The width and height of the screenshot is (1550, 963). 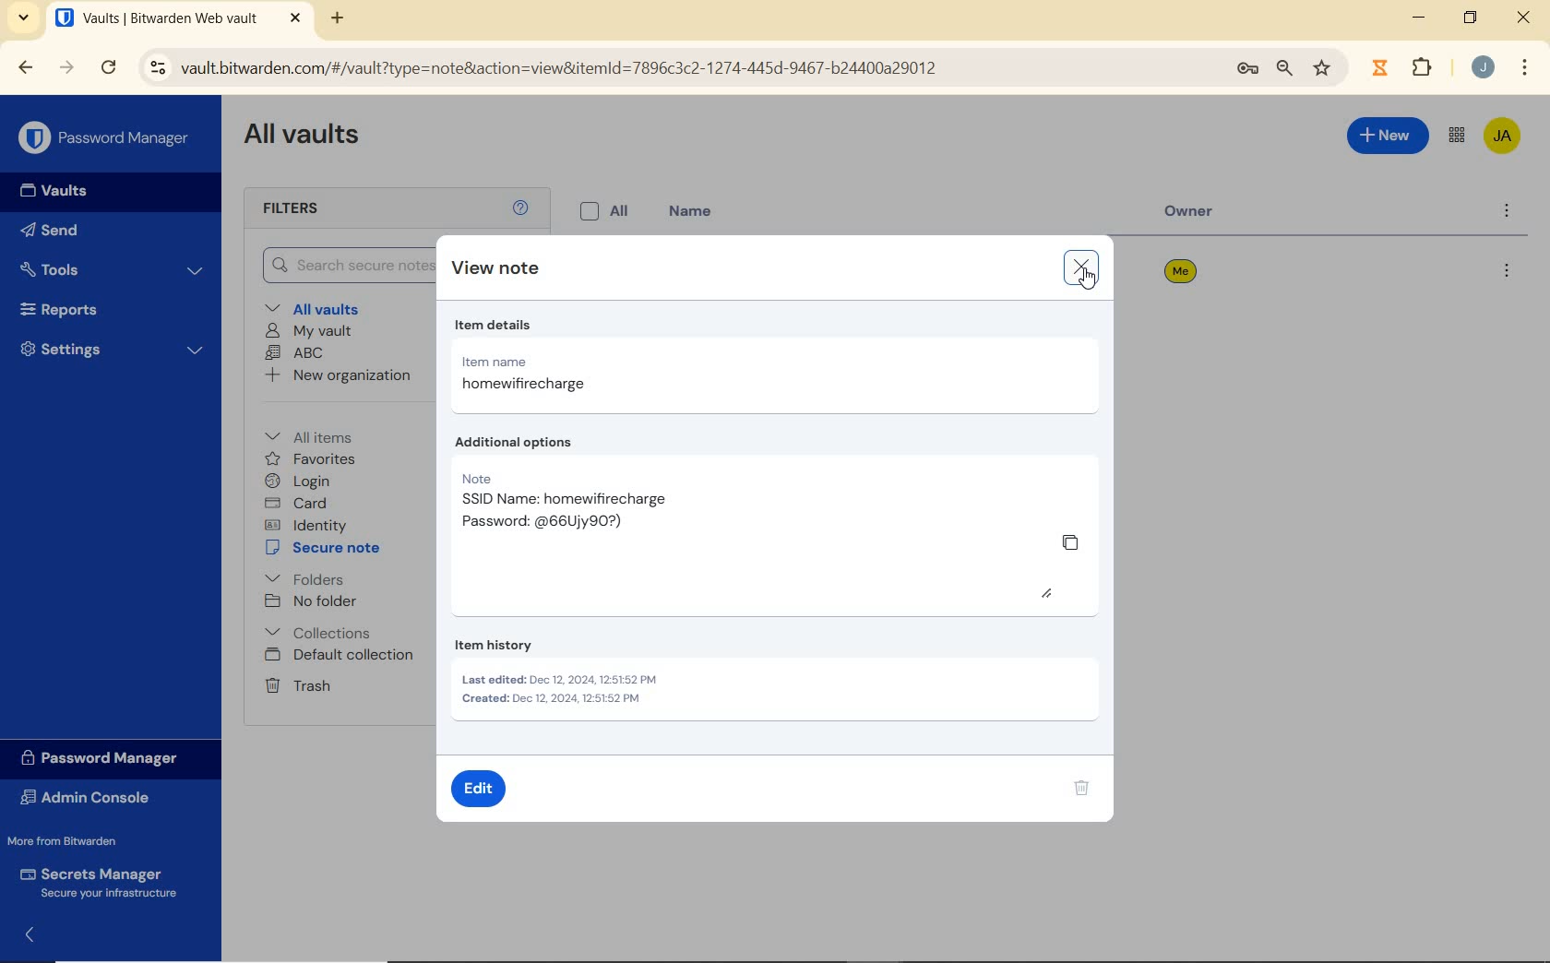 What do you see at coordinates (340, 20) in the screenshot?
I see `new tab` at bounding box center [340, 20].